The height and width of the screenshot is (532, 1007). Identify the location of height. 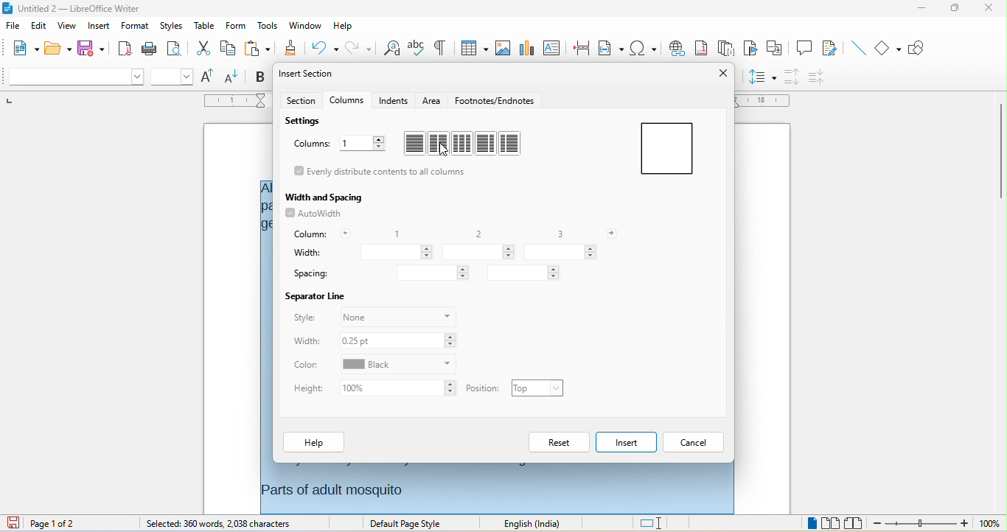
(310, 389).